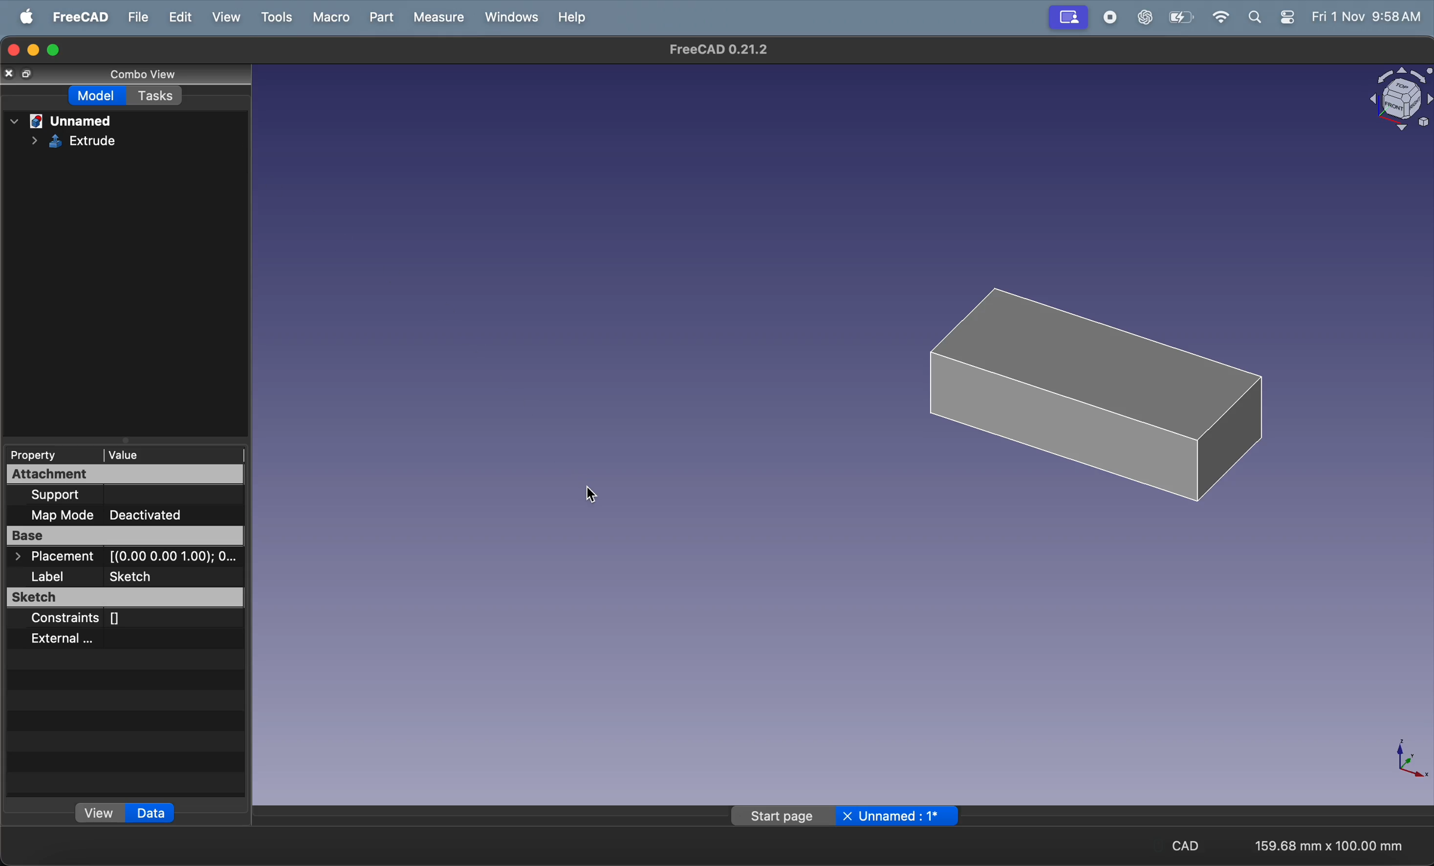 This screenshot has width=1434, height=866. What do you see at coordinates (222, 17) in the screenshot?
I see `view` at bounding box center [222, 17].